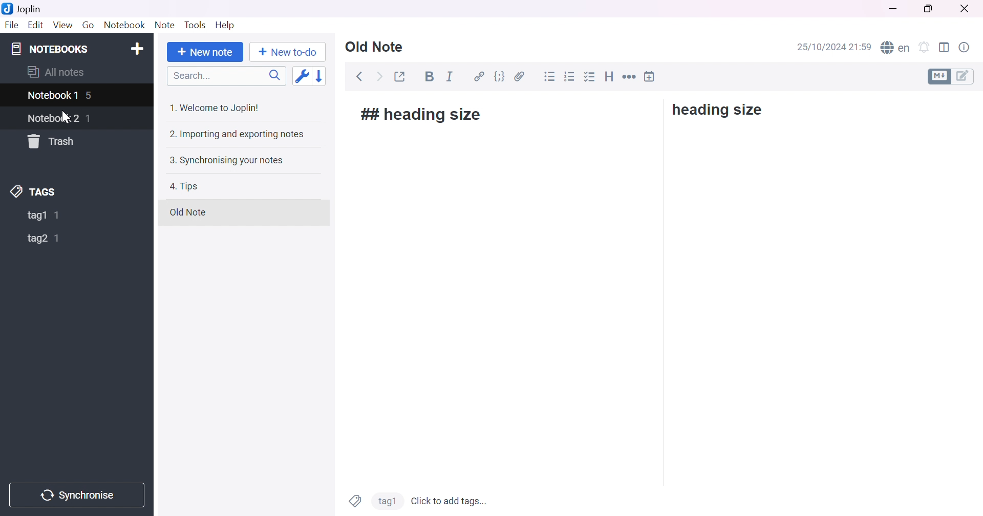  I want to click on Insert time, so click(650, 76).